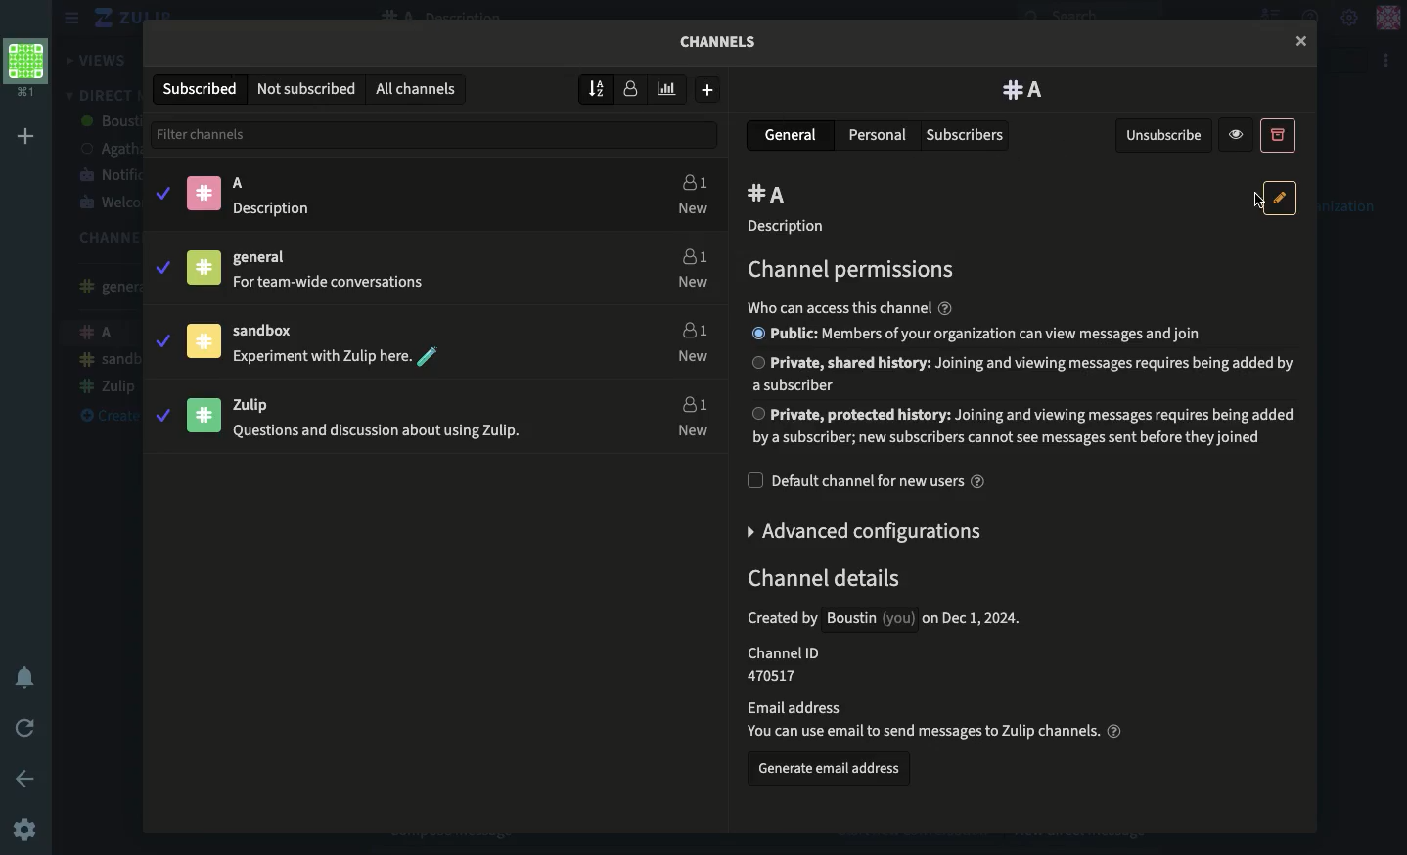  What do you see at coordinates (1350, 16) in the screenshot?
I see `Settings` at bounding box center [1350, 16].